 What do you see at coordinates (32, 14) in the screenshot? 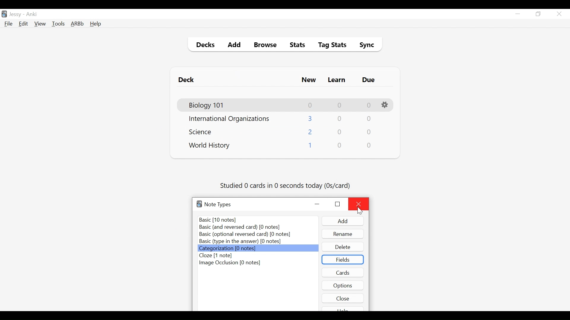
I see `Anki` at bounding box center [32, 14].